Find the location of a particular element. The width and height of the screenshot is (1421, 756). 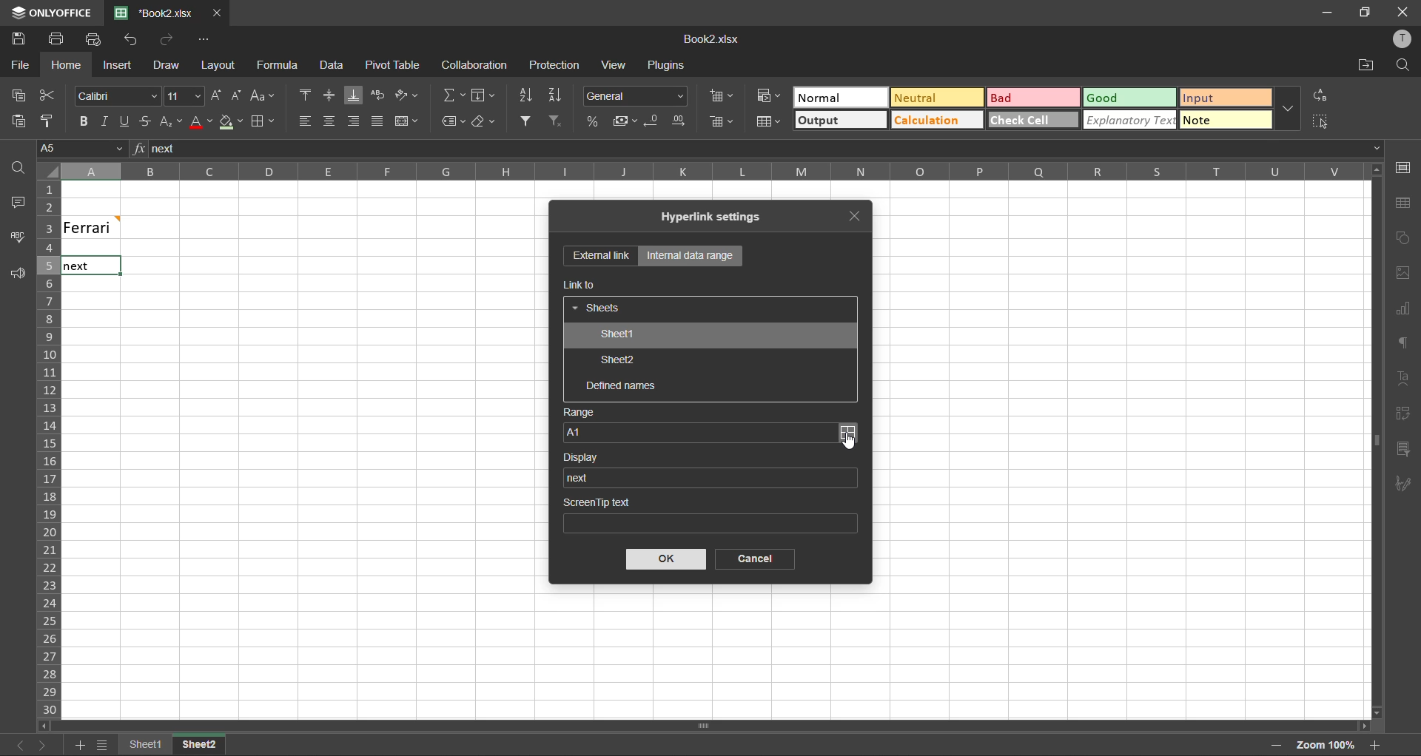

align center is located at coordinates (330, 119).